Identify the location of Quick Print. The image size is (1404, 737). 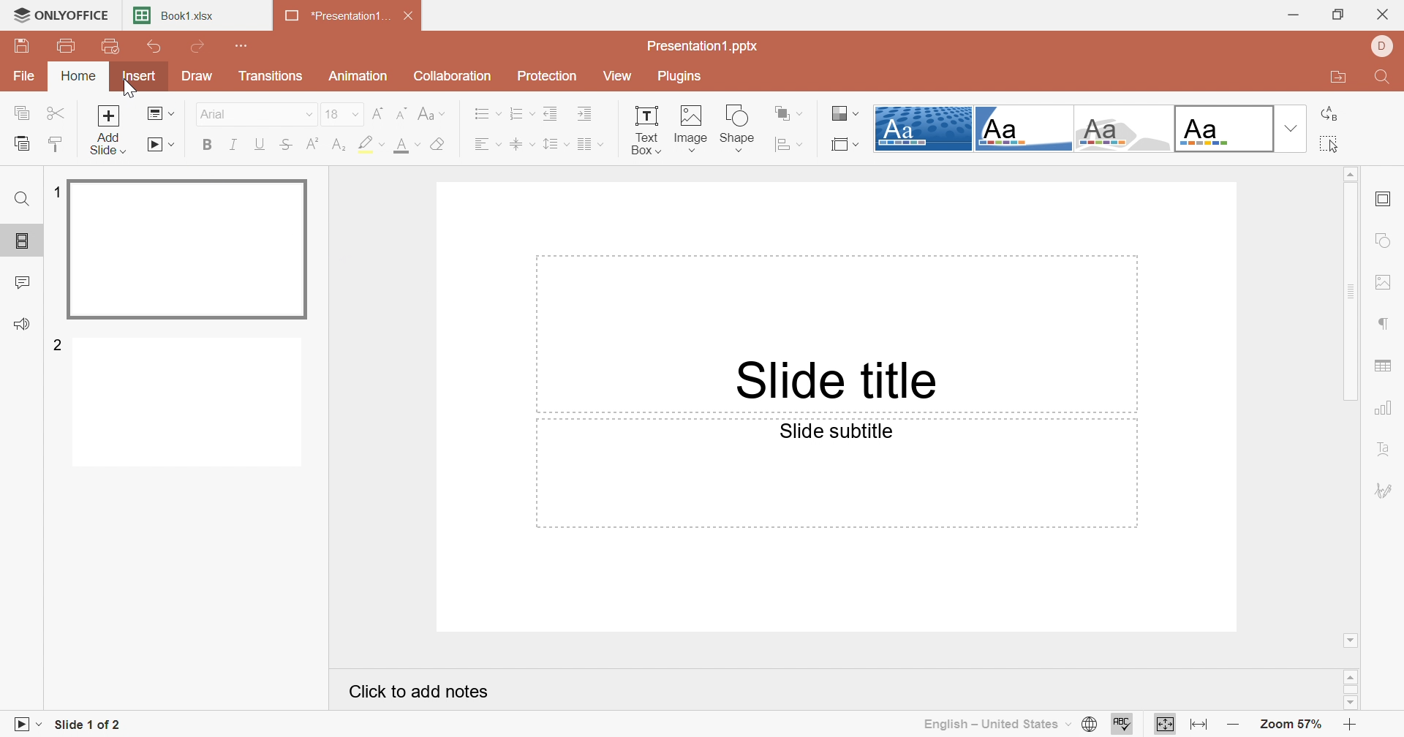
(107, 46).